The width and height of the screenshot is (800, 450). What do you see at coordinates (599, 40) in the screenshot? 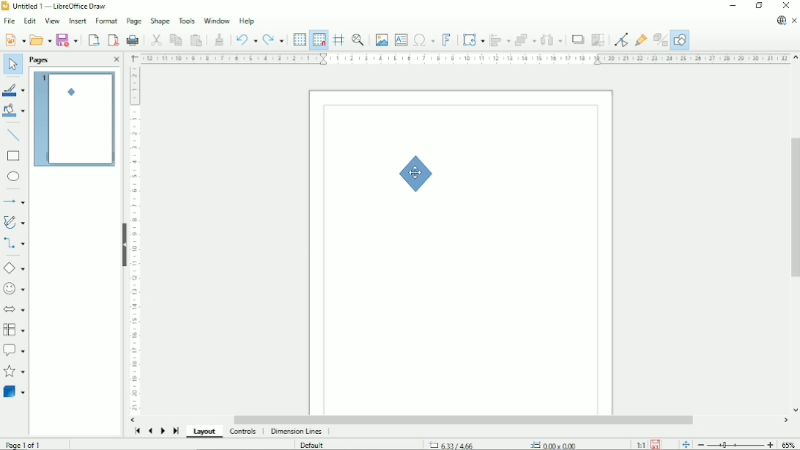
I see `Crop image` at bounding box center [599, 40].